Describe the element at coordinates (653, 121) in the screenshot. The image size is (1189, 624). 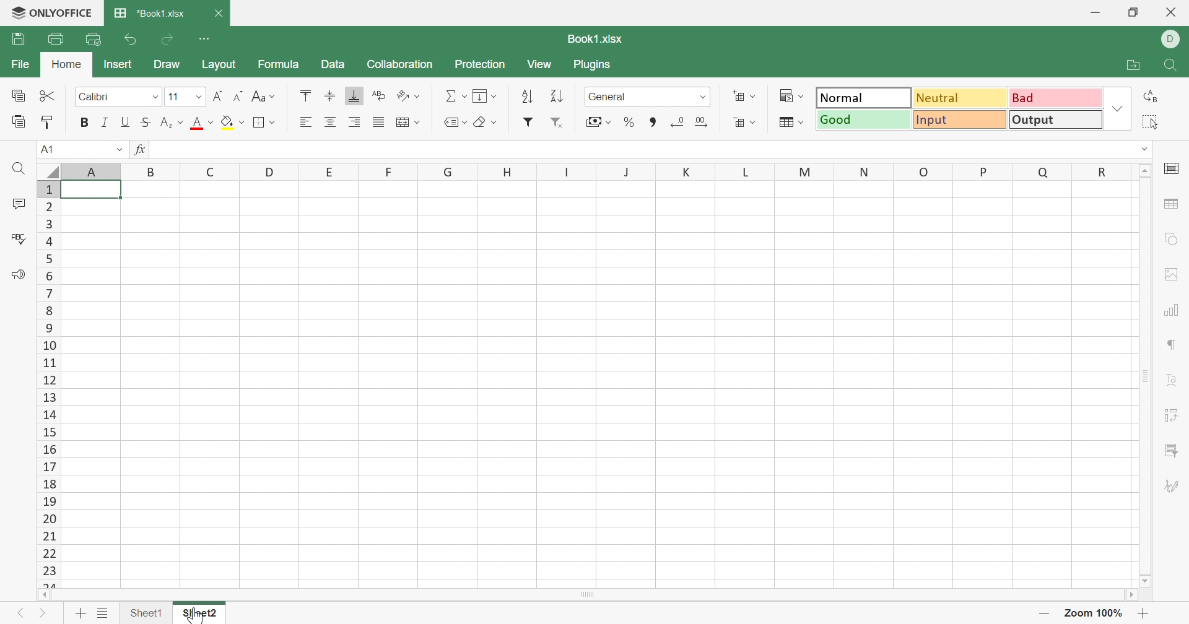
I see `Comma style` at that location.